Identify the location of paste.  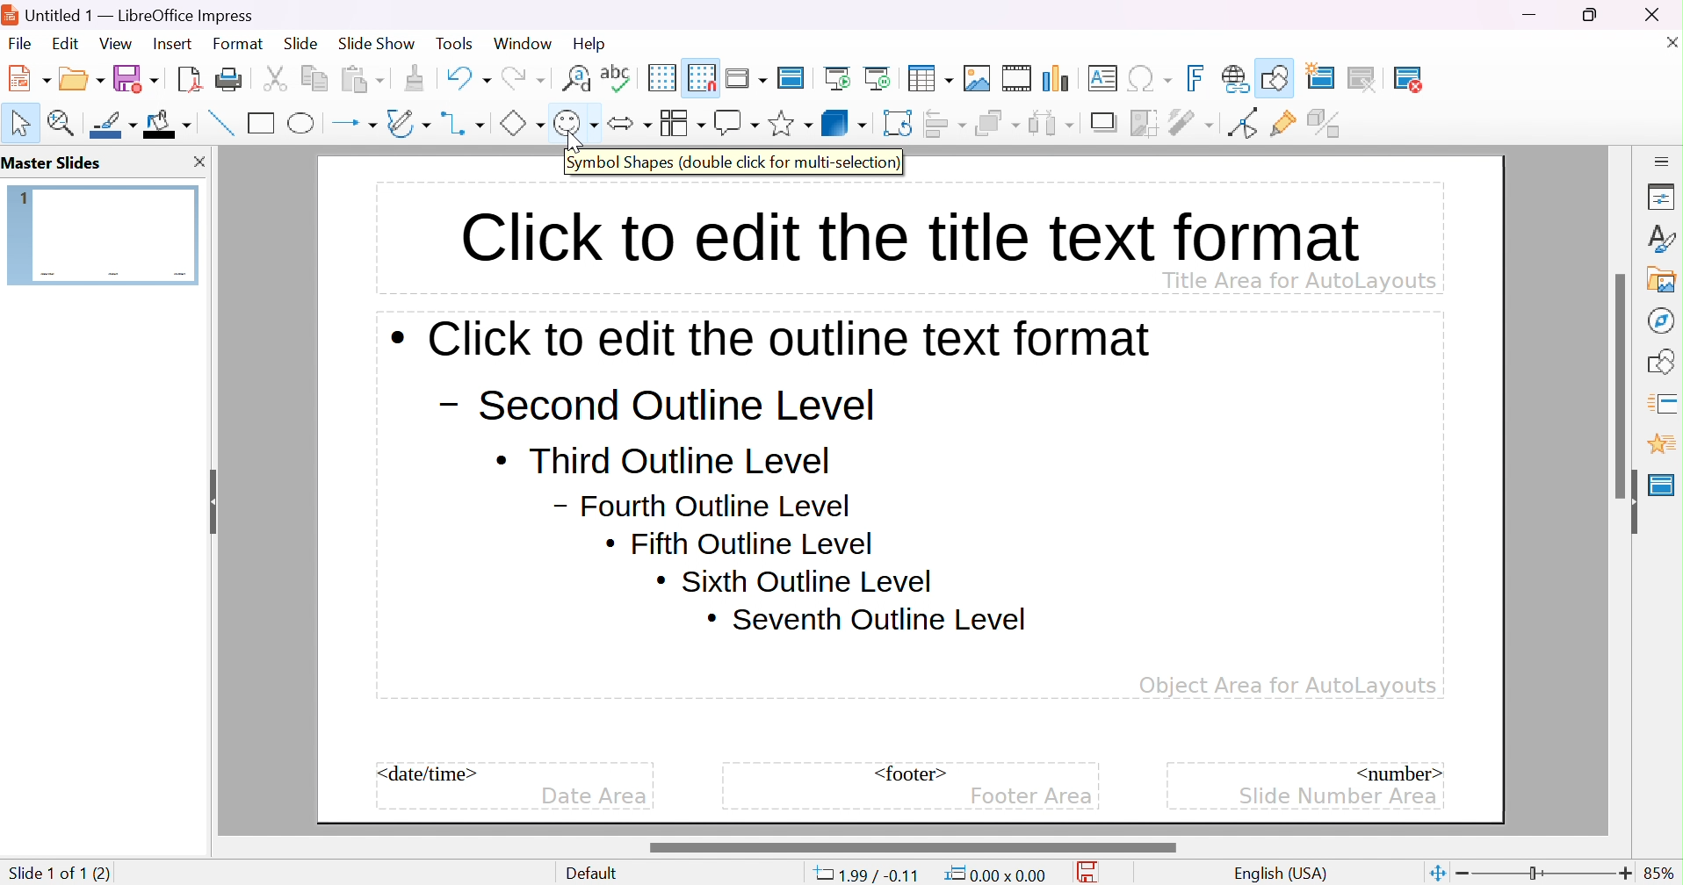
(363, 77).